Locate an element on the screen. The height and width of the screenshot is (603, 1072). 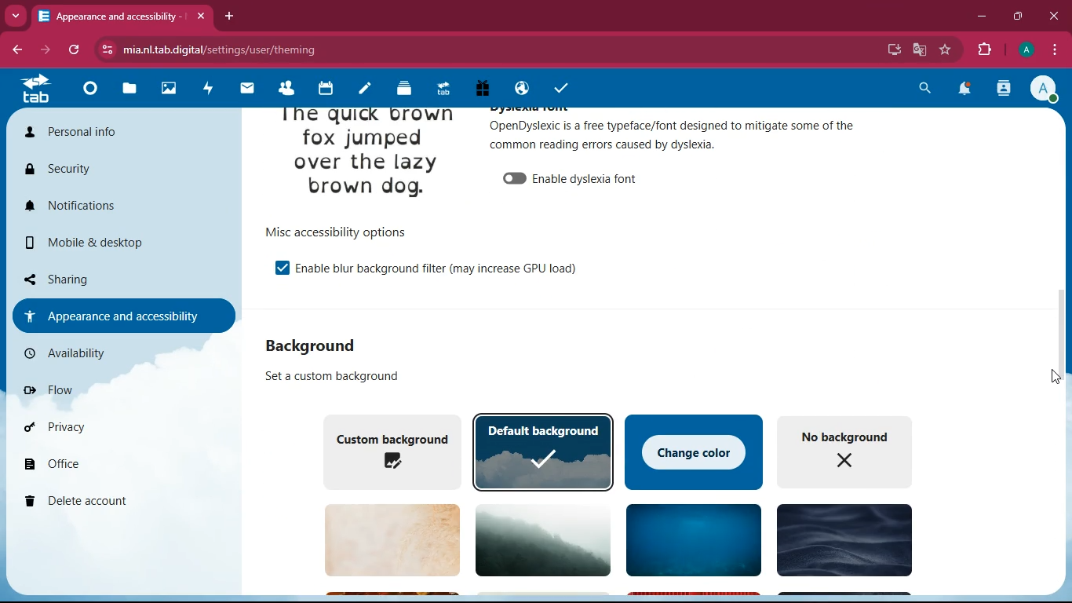
tab is located at coordinates (122, 16).